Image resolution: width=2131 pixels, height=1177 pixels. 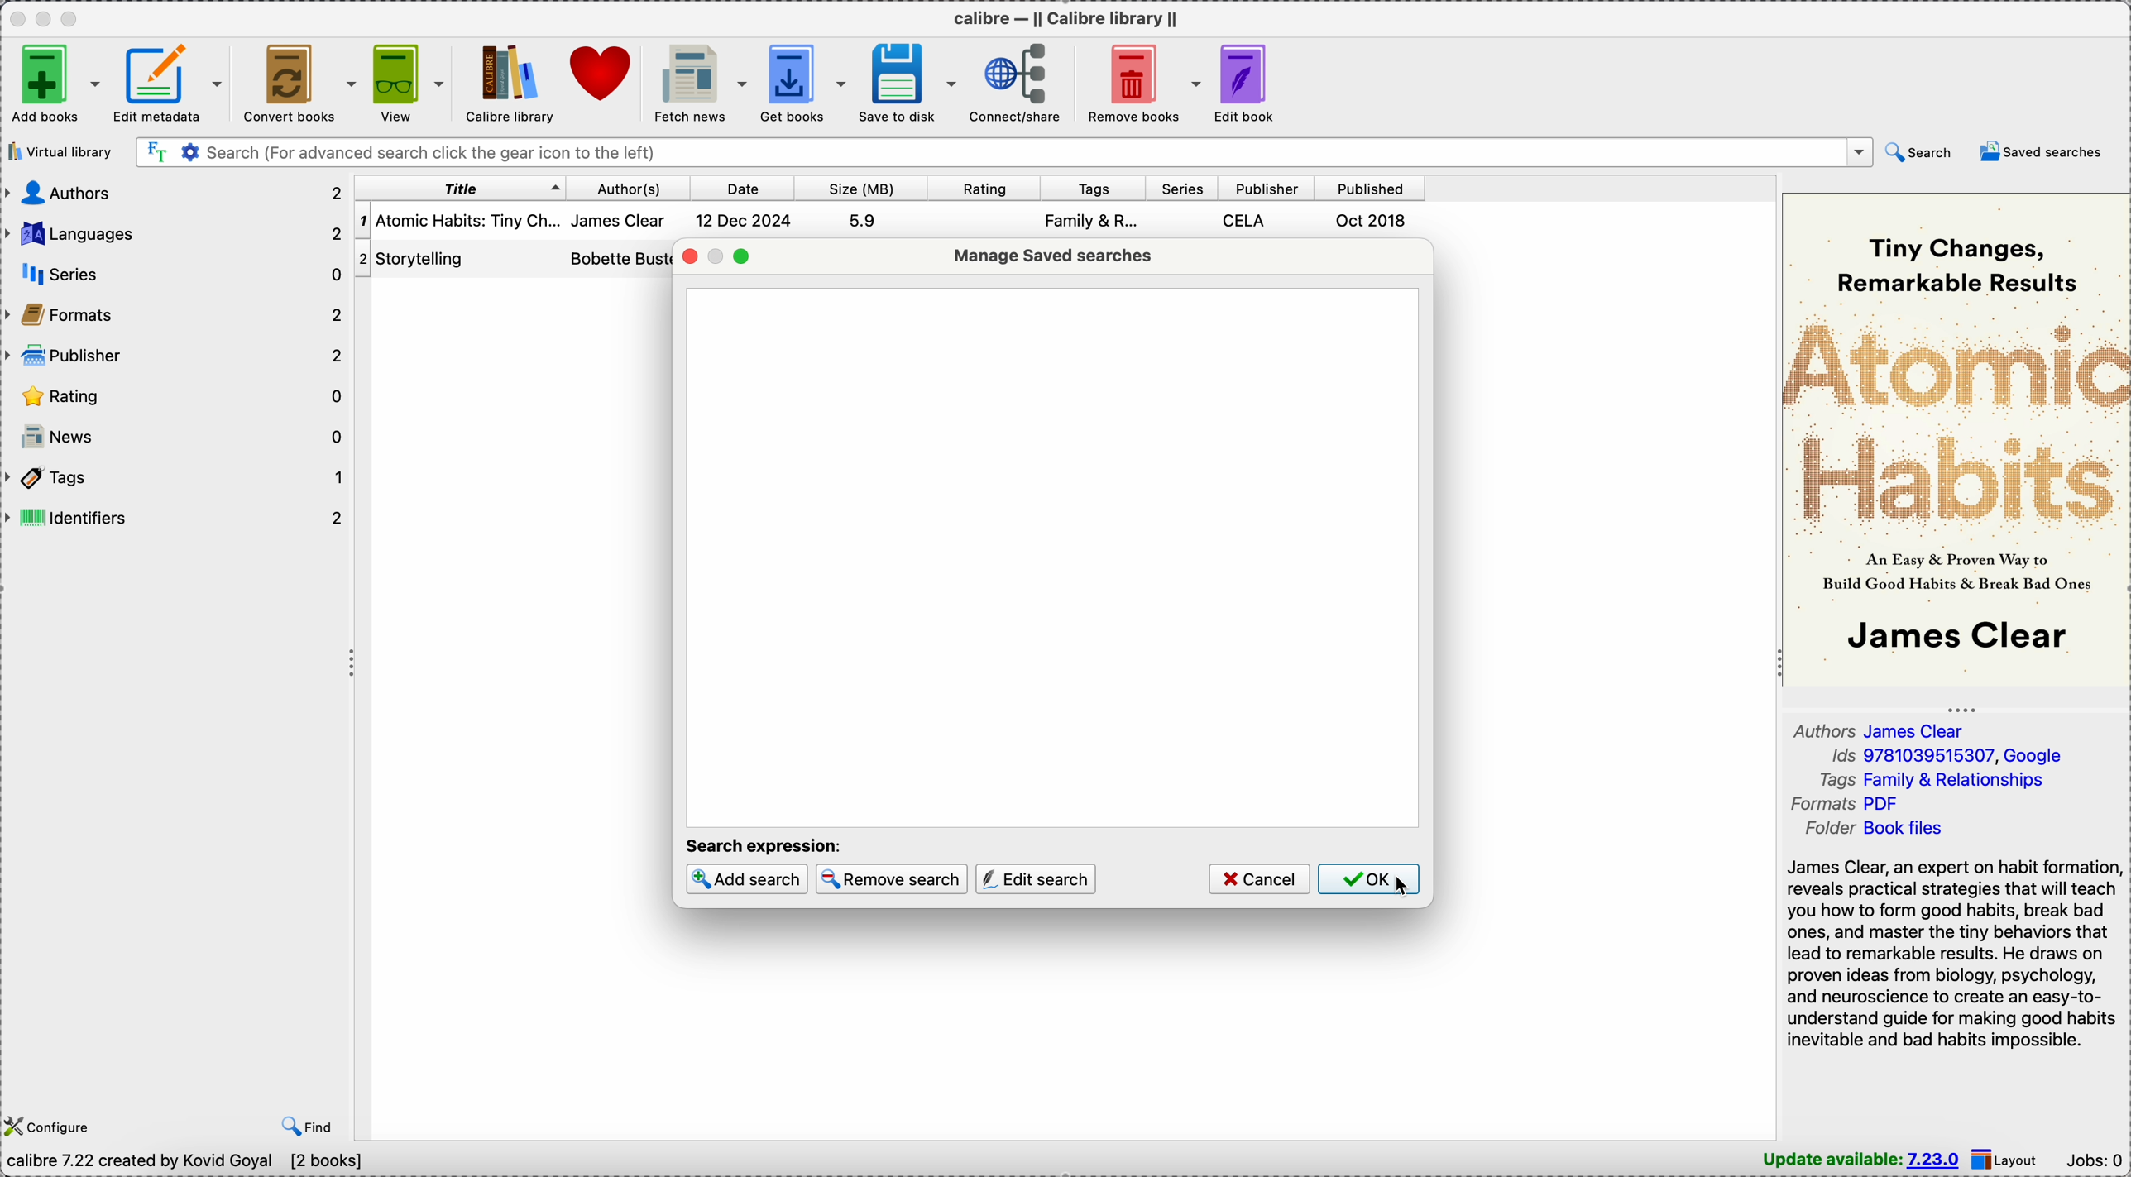 What do you see at coordinates (431, 257) in the screenshot?
I see `storytelling` at bounding box center [431, 257].